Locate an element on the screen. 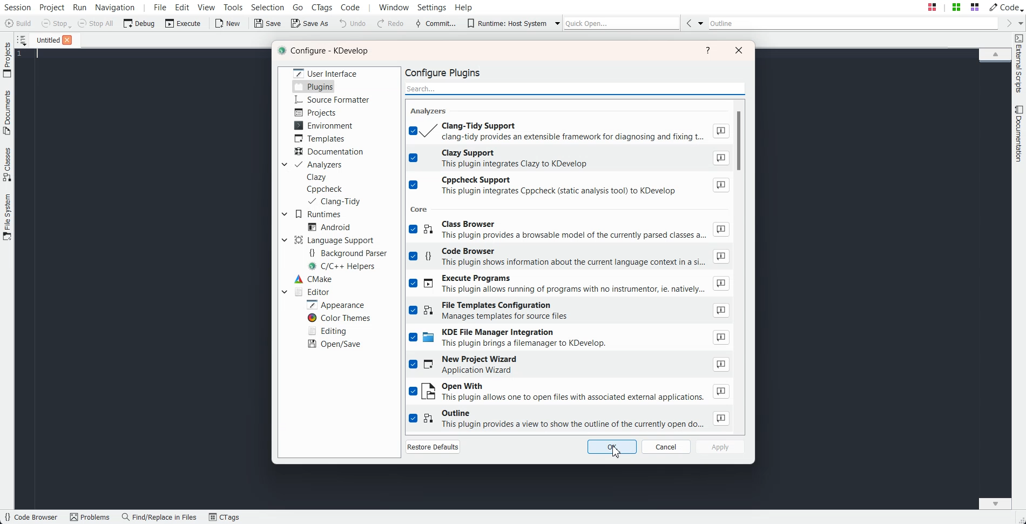 The image size is (1026, 524). Save As is located at coordinates (309, 23).